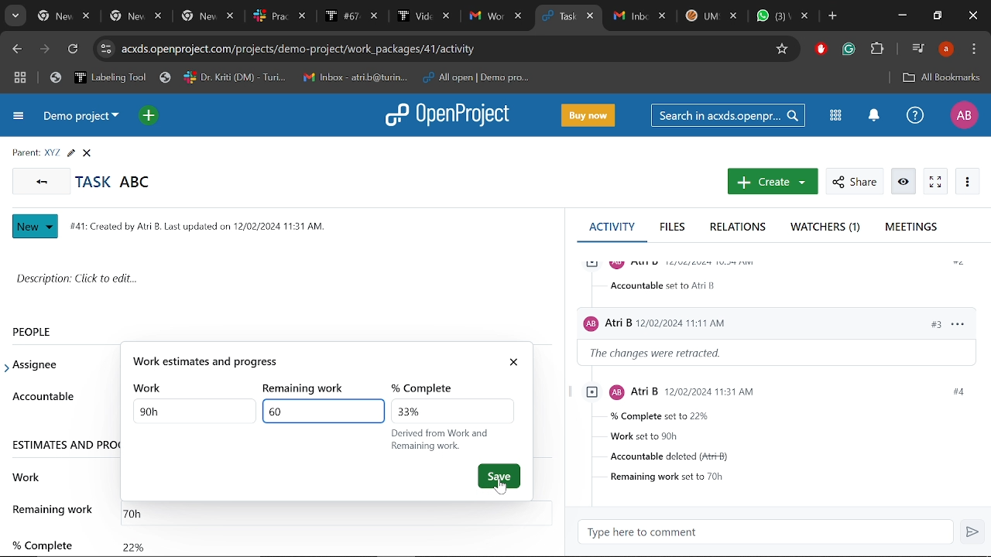 The width and height of the screenshot is (991, 557). What do you see at coordinates (917, 48) in the screenshot?
I see `Control audio/video` at bounding box center [917, 48].